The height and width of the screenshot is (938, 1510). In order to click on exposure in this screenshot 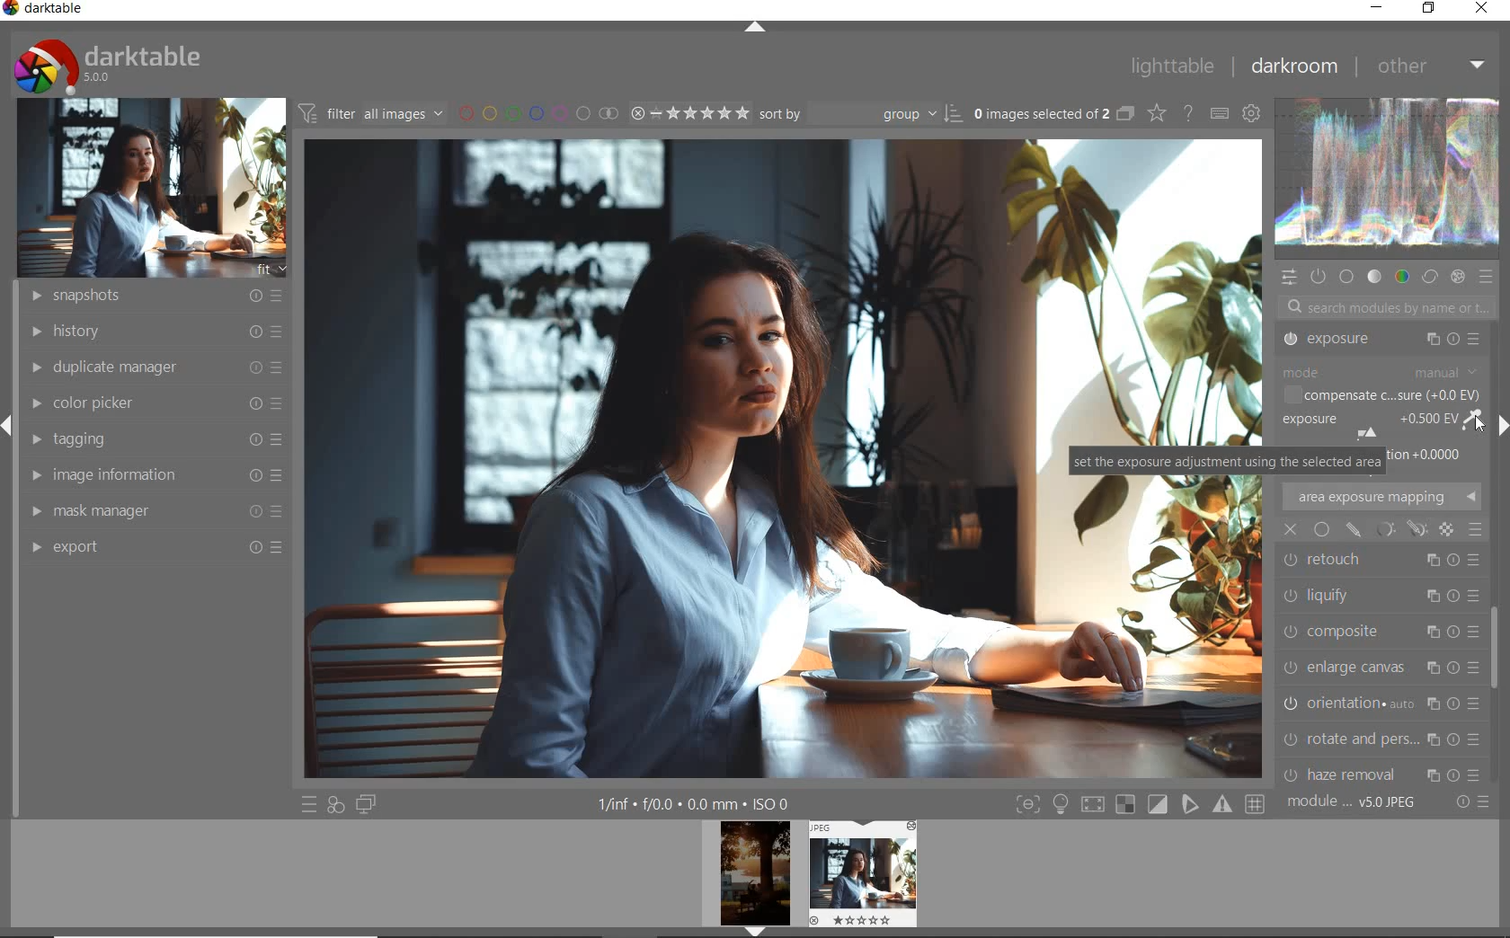, I will do `click(1387, 425)`.